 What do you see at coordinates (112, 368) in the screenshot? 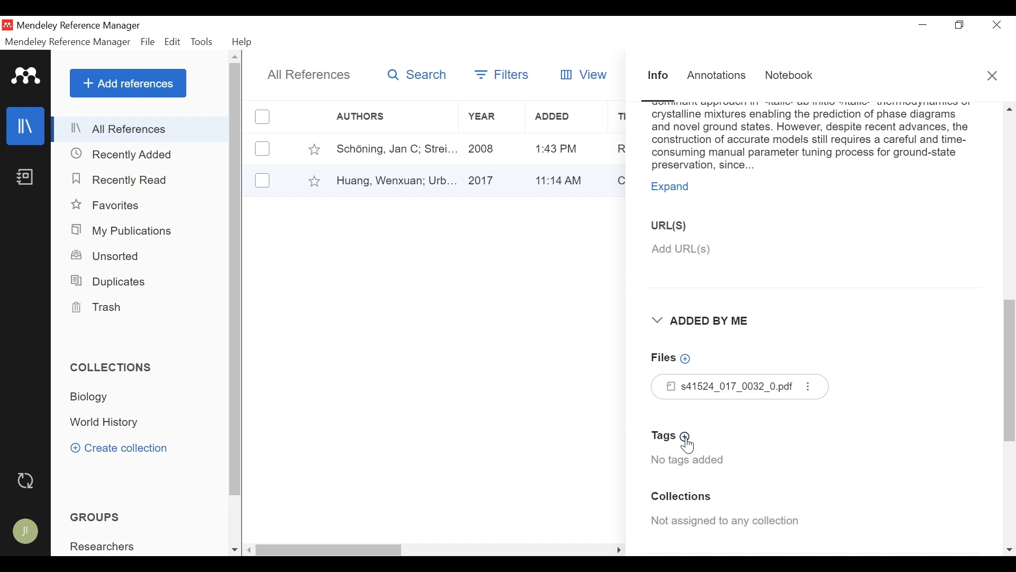
I see `Collections` at bounding box center [112, 368].